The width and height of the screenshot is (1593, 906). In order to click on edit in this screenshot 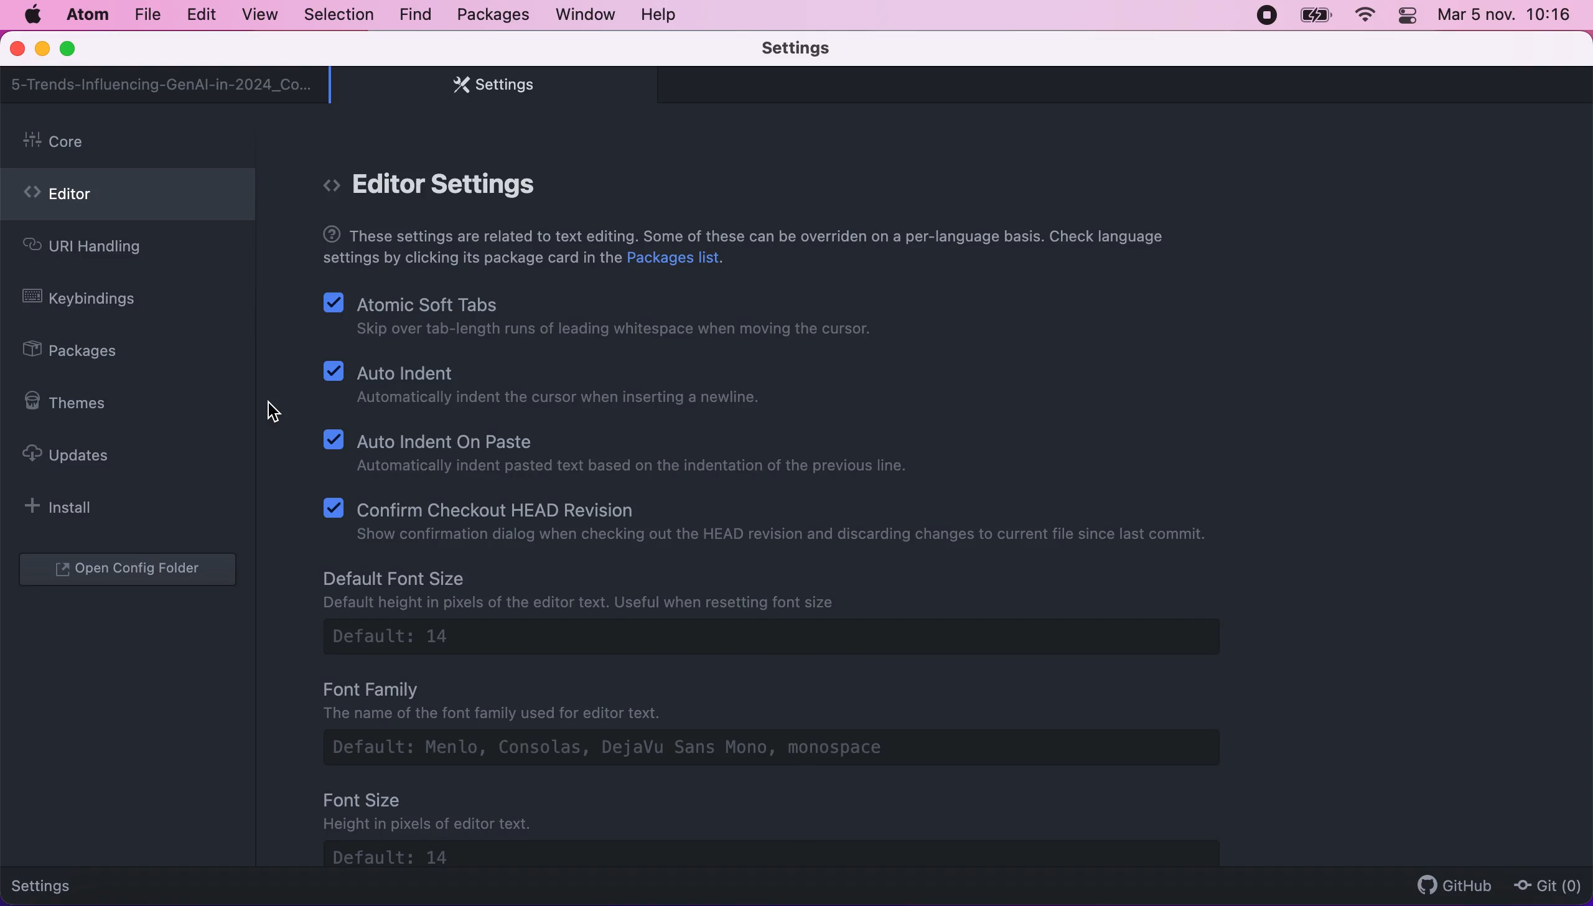, I will do `click(200, 15)`.